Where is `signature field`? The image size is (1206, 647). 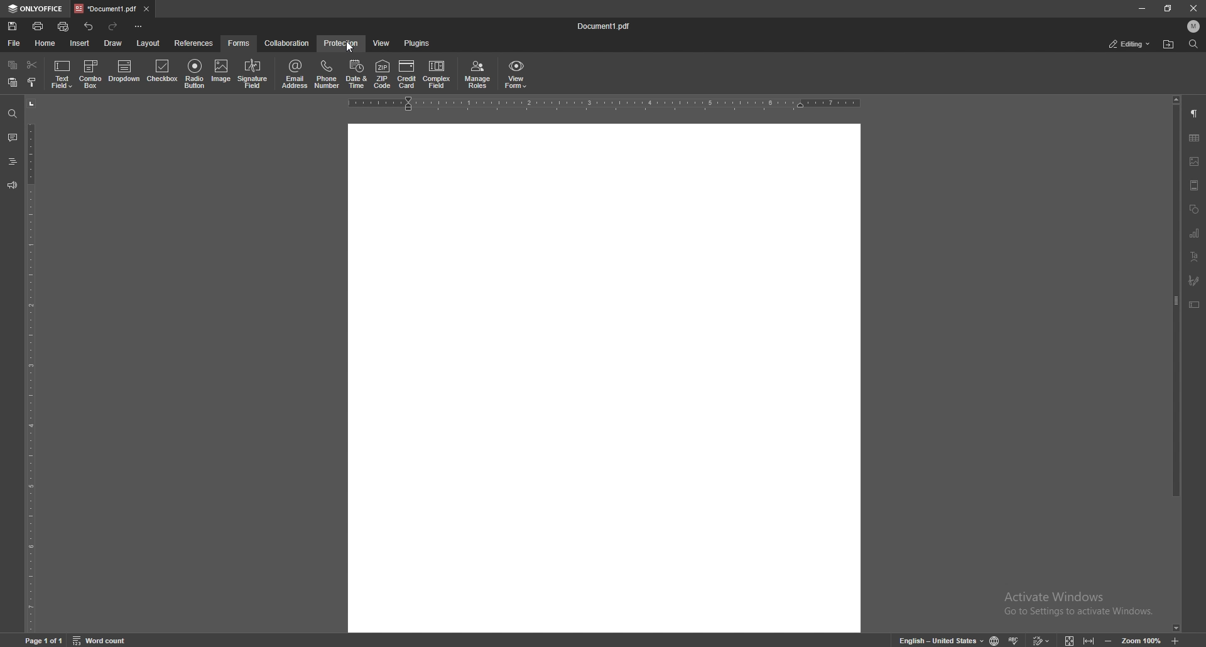 signature field is located at coordinates (253, 75).